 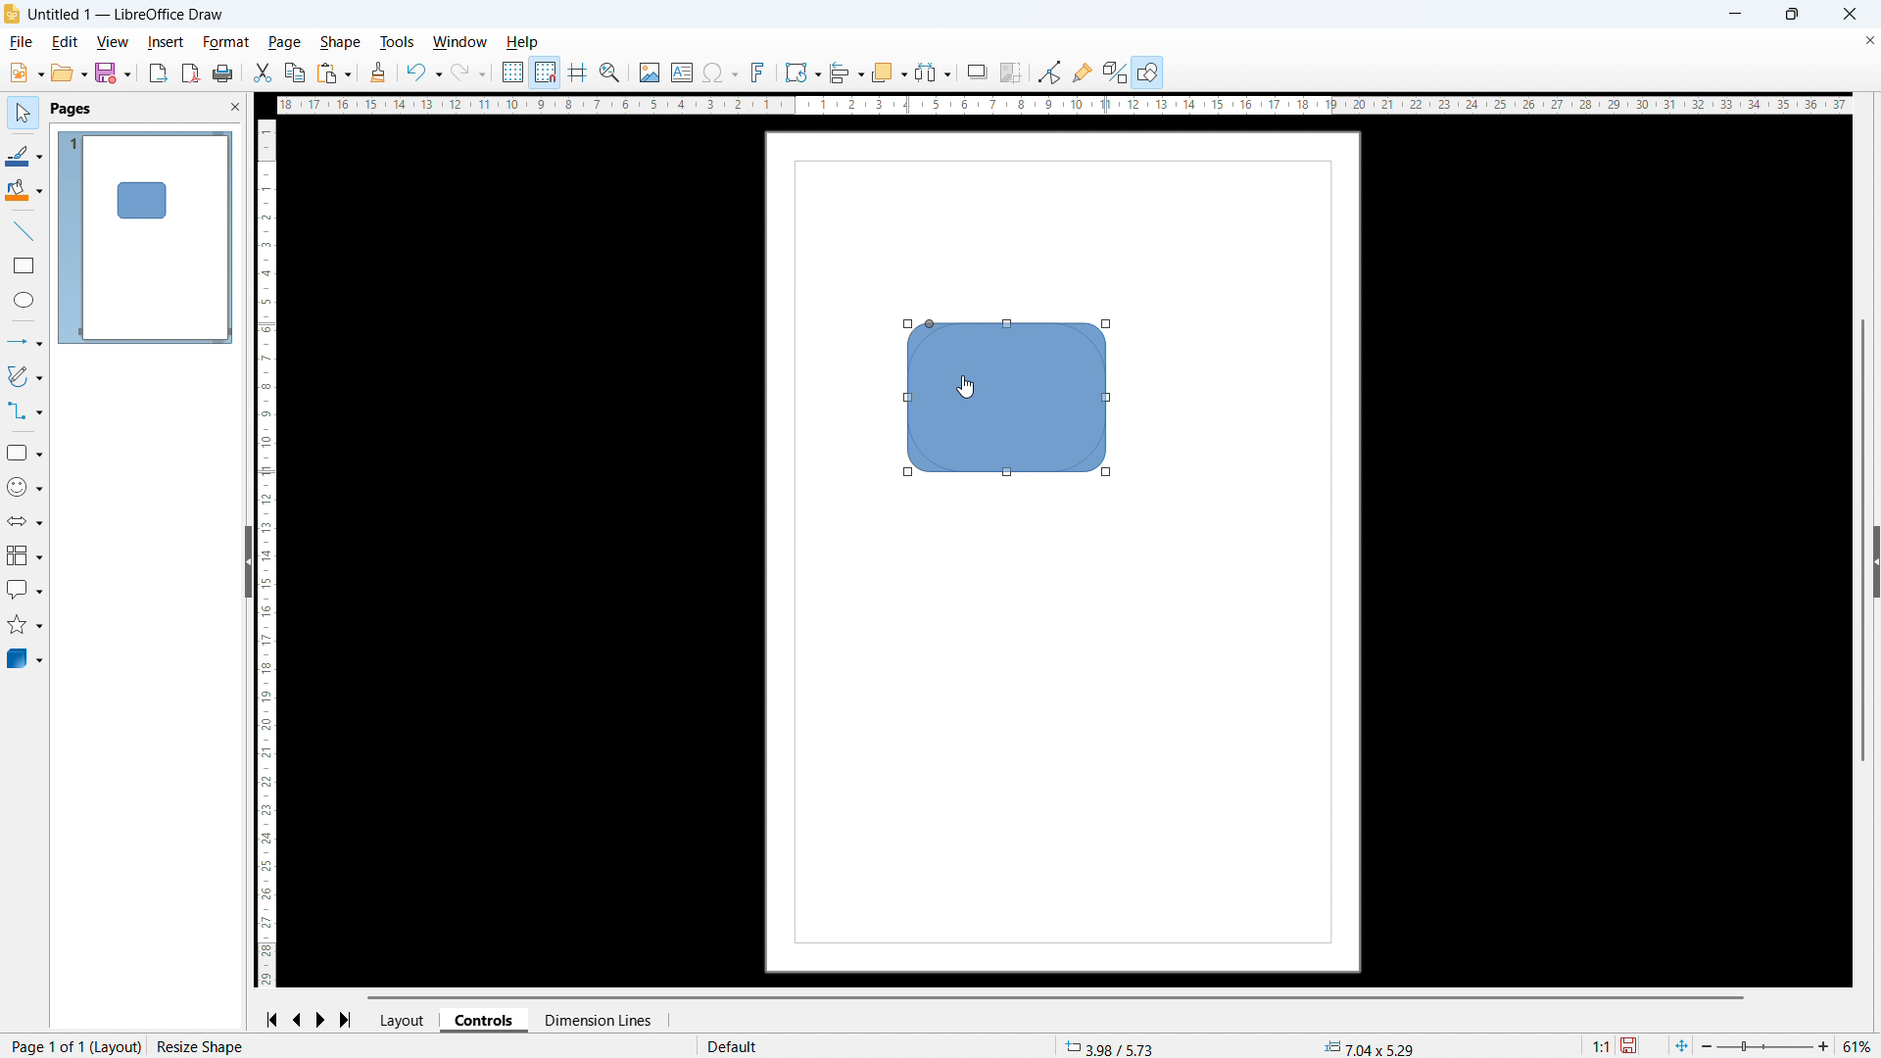 What do you see at coordinates (1082, 72) in the screenshot?
I see `show gluepoint function` at bounding box center [1082, 72].